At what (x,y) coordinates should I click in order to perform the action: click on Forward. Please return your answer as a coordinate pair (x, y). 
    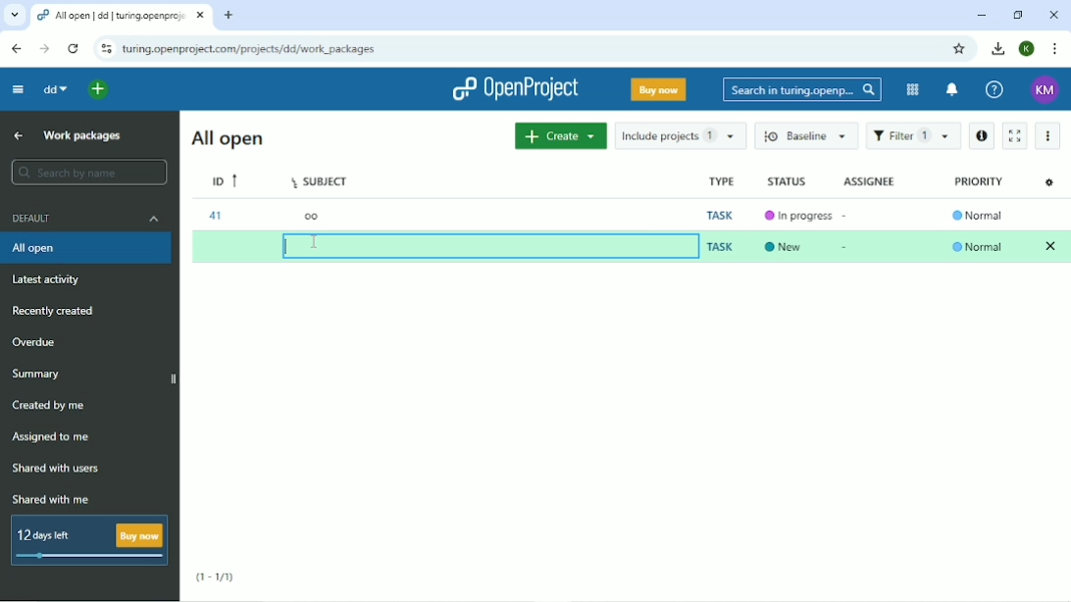
    Looking at the image, I should click on (45, 48).